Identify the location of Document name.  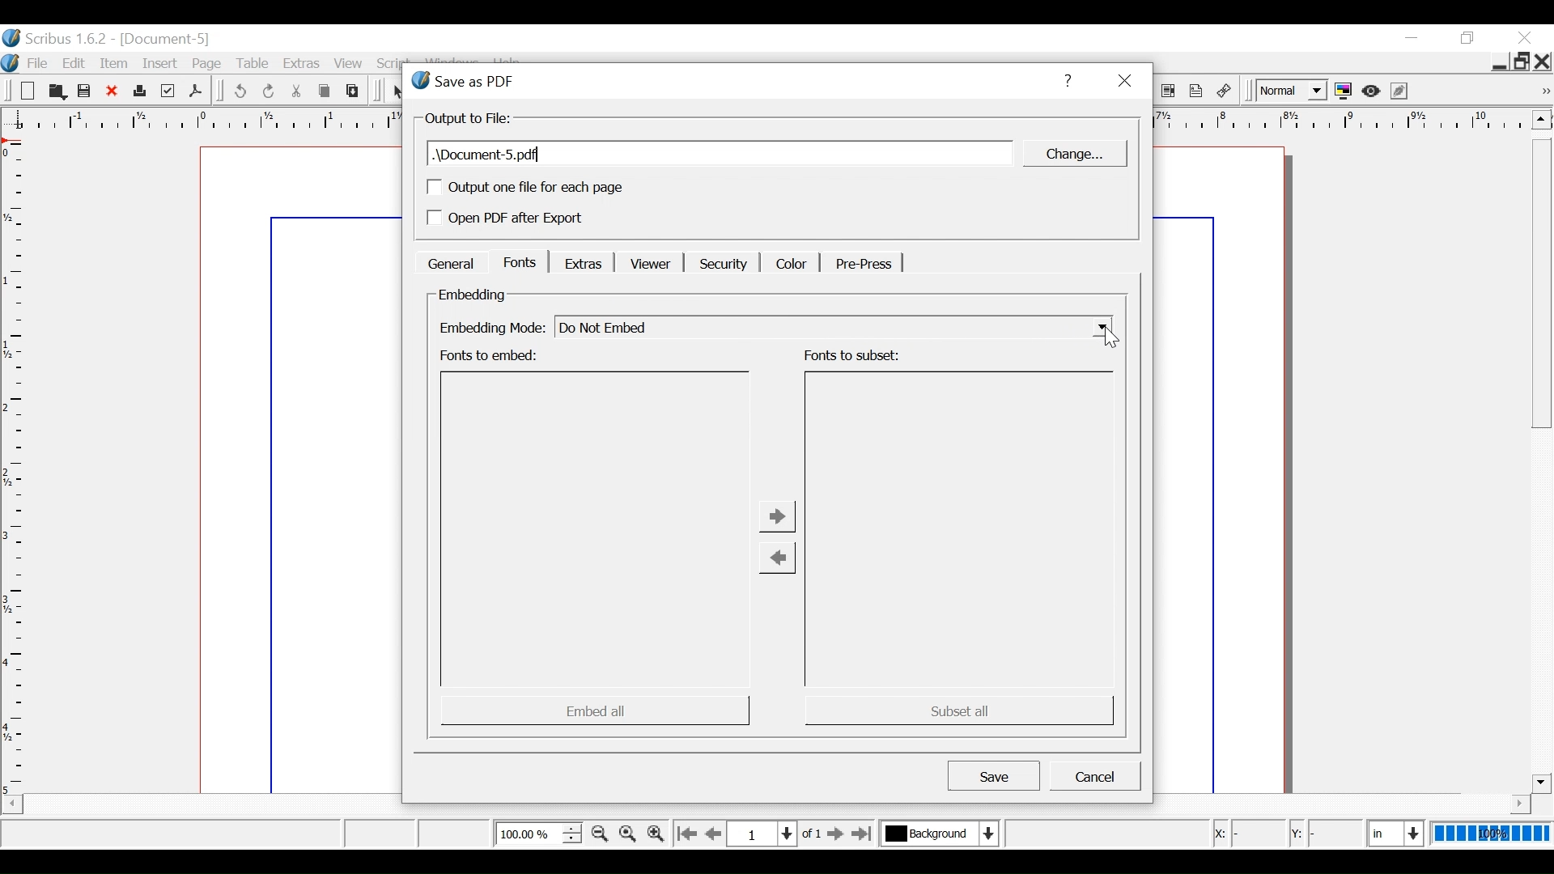
(720, 154).